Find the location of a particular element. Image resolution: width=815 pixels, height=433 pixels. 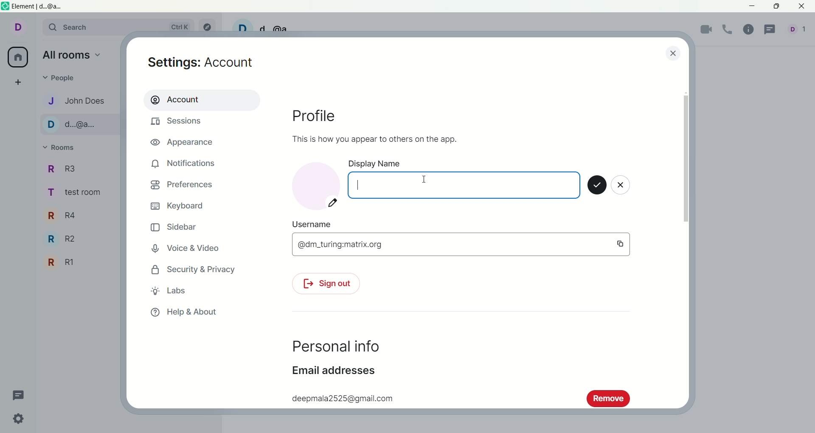

R3 is located at coordinates (67, 169).